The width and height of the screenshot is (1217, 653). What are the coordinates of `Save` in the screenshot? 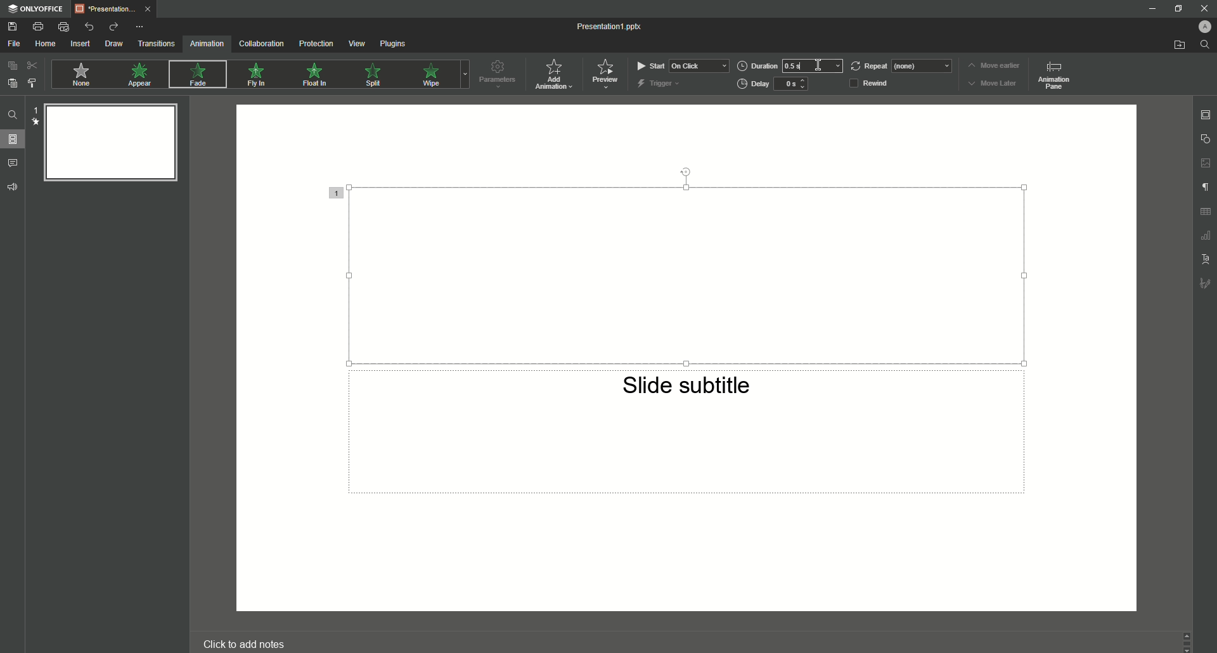 It's located at (16, 25).